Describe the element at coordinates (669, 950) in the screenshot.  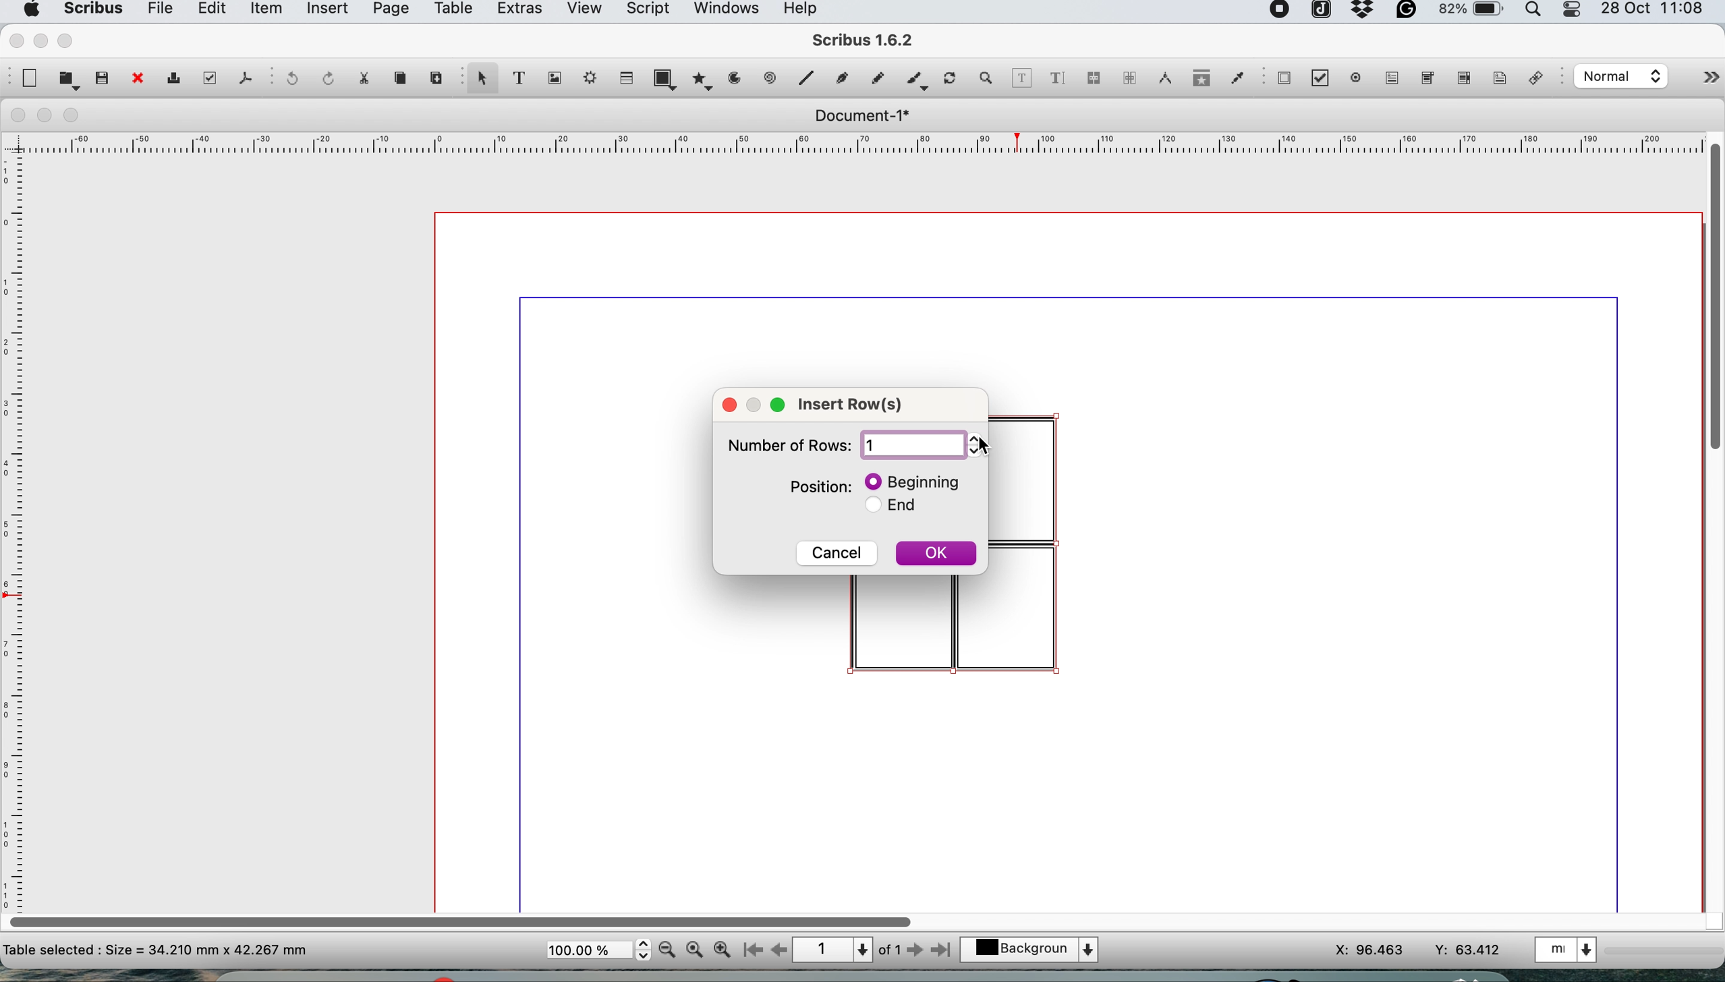
I see `zoom out` at that location.